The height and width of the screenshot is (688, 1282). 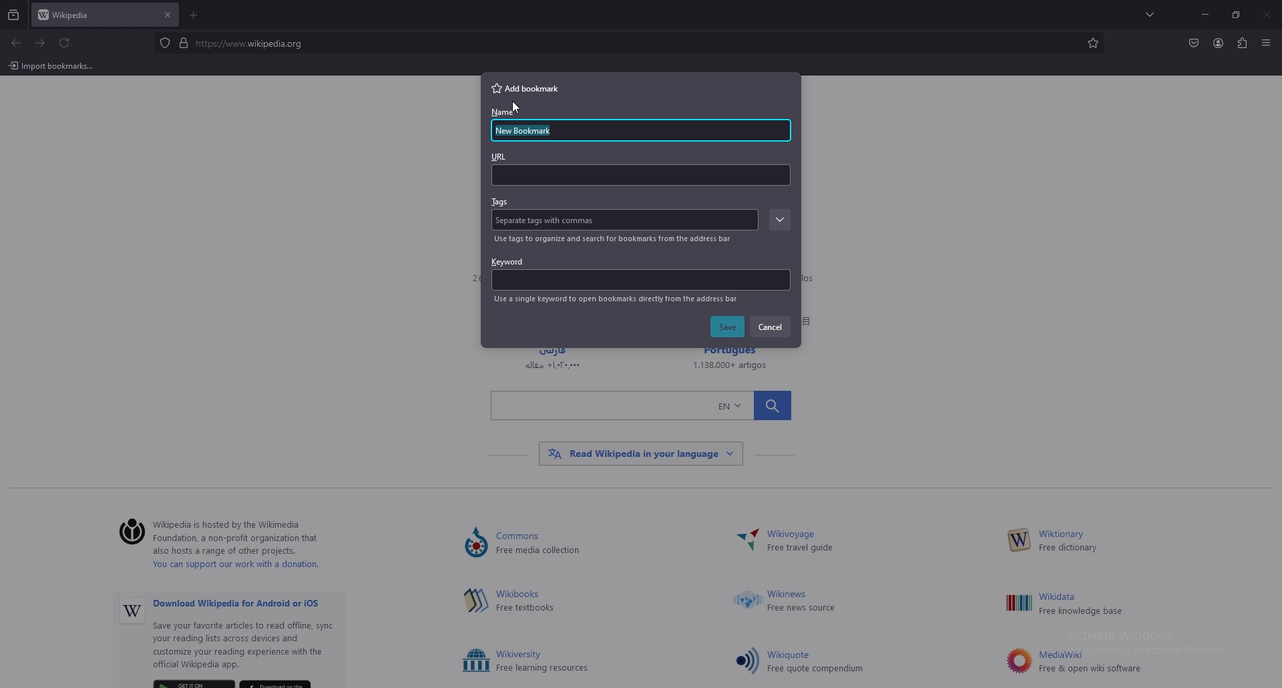 I want to click on forward, so click(x=41, y=43).